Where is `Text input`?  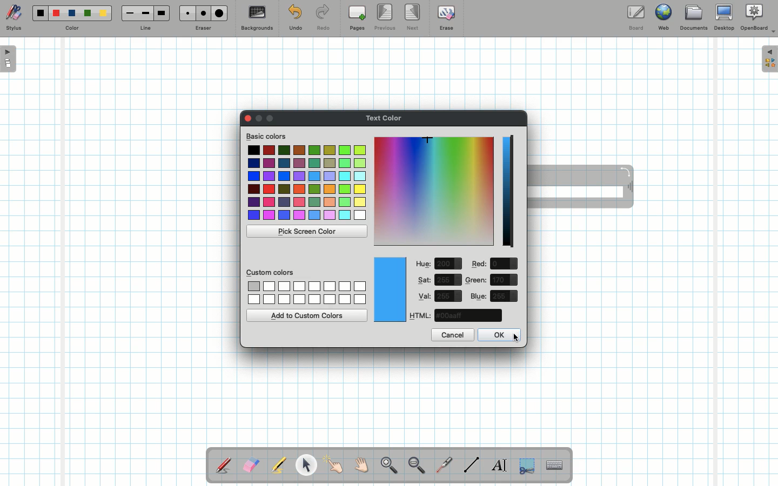 Text input is located at coordinates (555, 462).